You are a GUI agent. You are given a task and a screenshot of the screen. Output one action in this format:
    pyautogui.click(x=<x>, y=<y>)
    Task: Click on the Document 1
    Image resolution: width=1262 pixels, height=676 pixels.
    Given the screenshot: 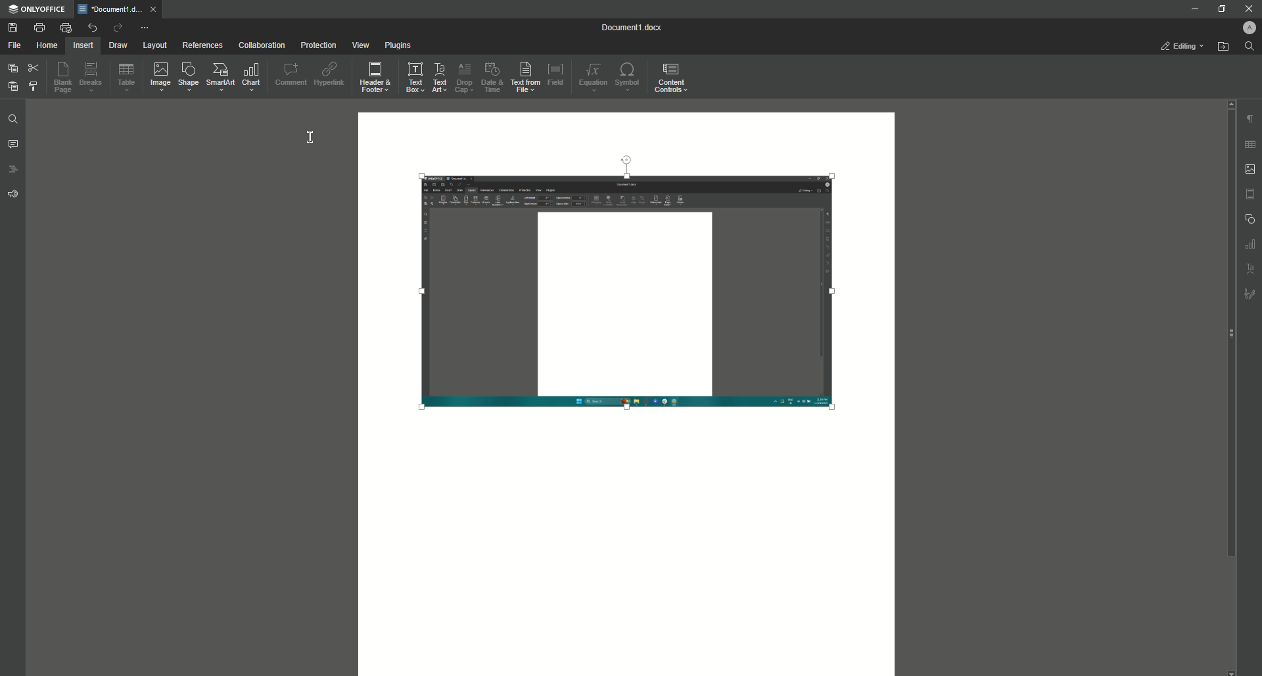 What is the action you would take?
    pyautogui.click(x=631, y=27)
    